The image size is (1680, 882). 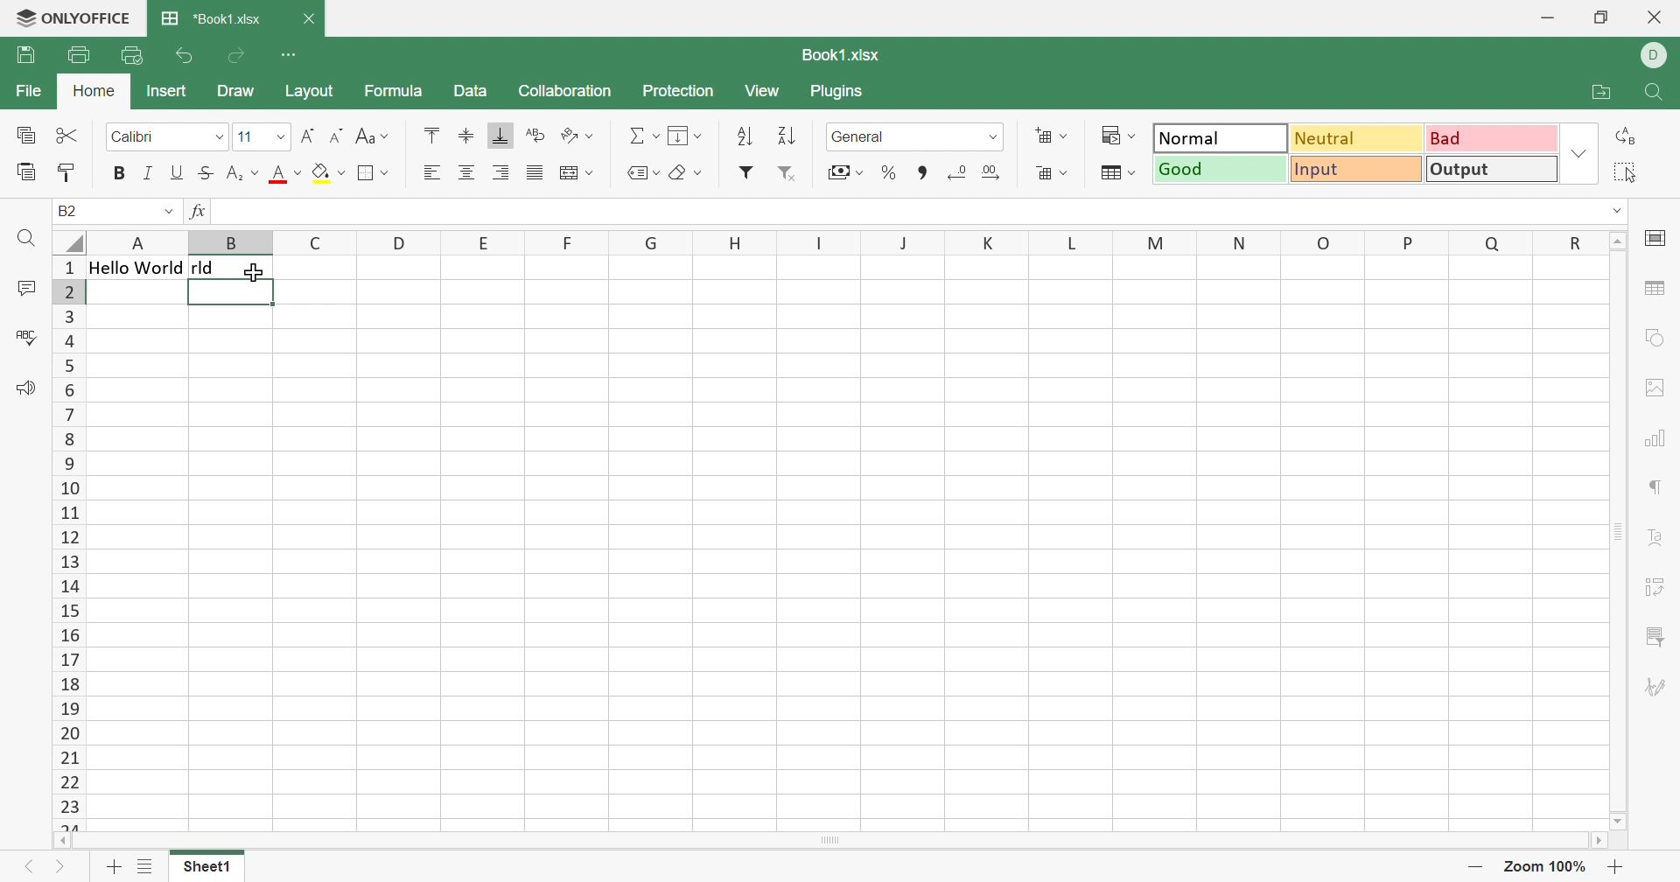 I want to click on *Book1.xlsx, so click(x=213, y=19).